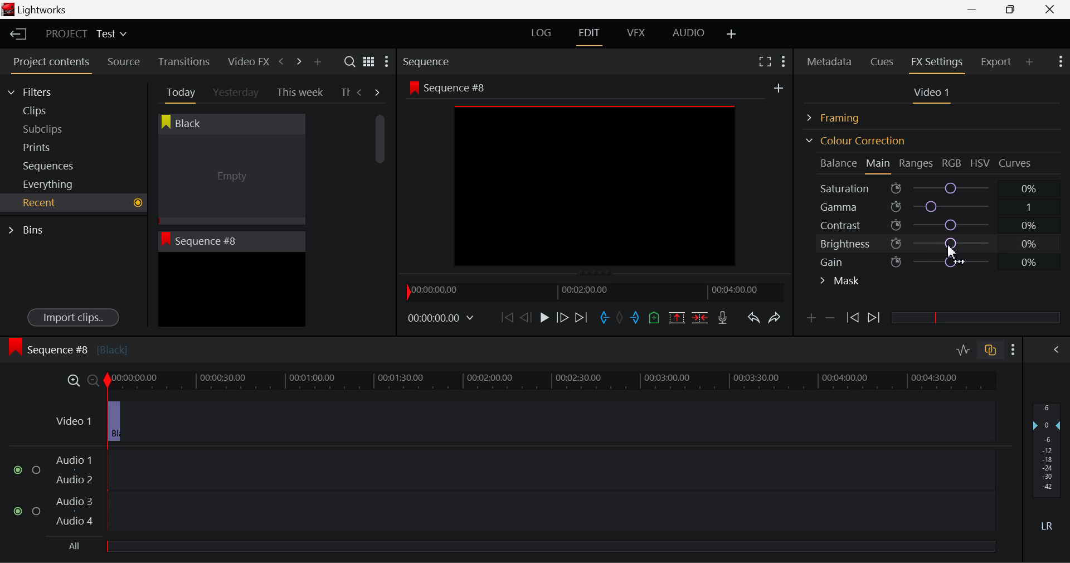  I want to click on Th, so click(344, 93).